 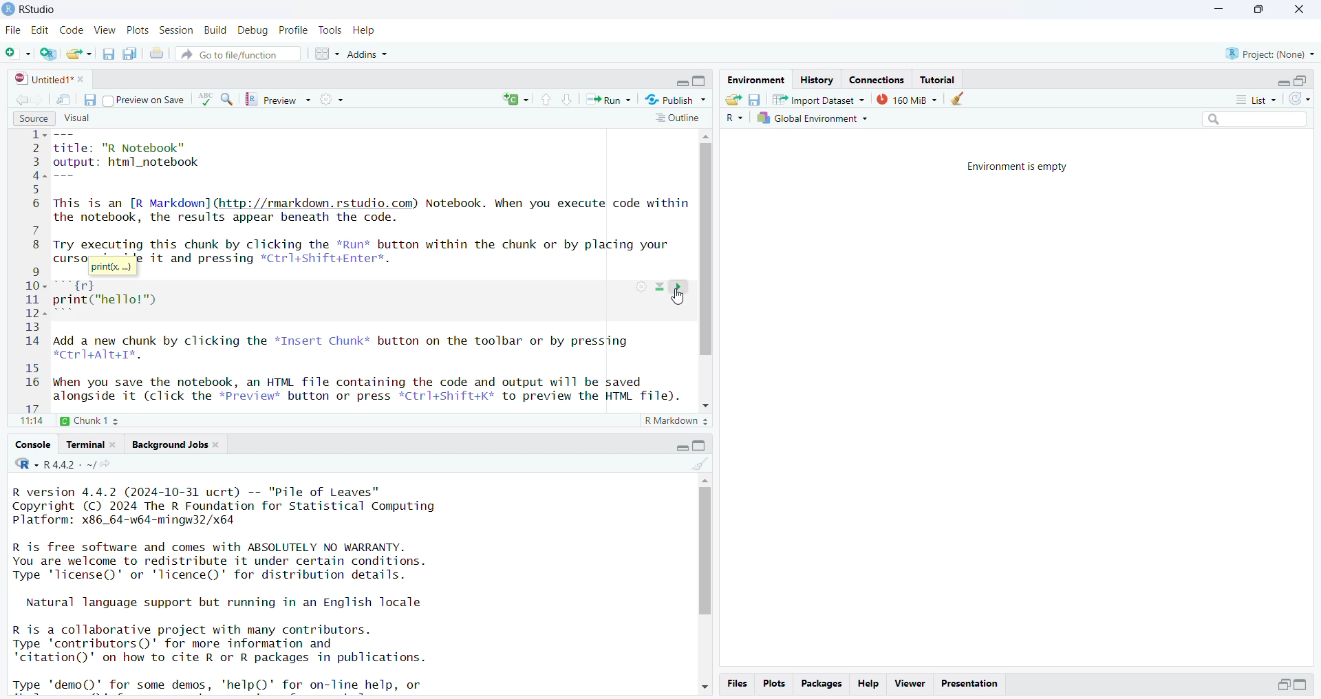 What do you see at coordinates (32, 118) in the screenshot?
I see `source` at bounding box center [32, 118].